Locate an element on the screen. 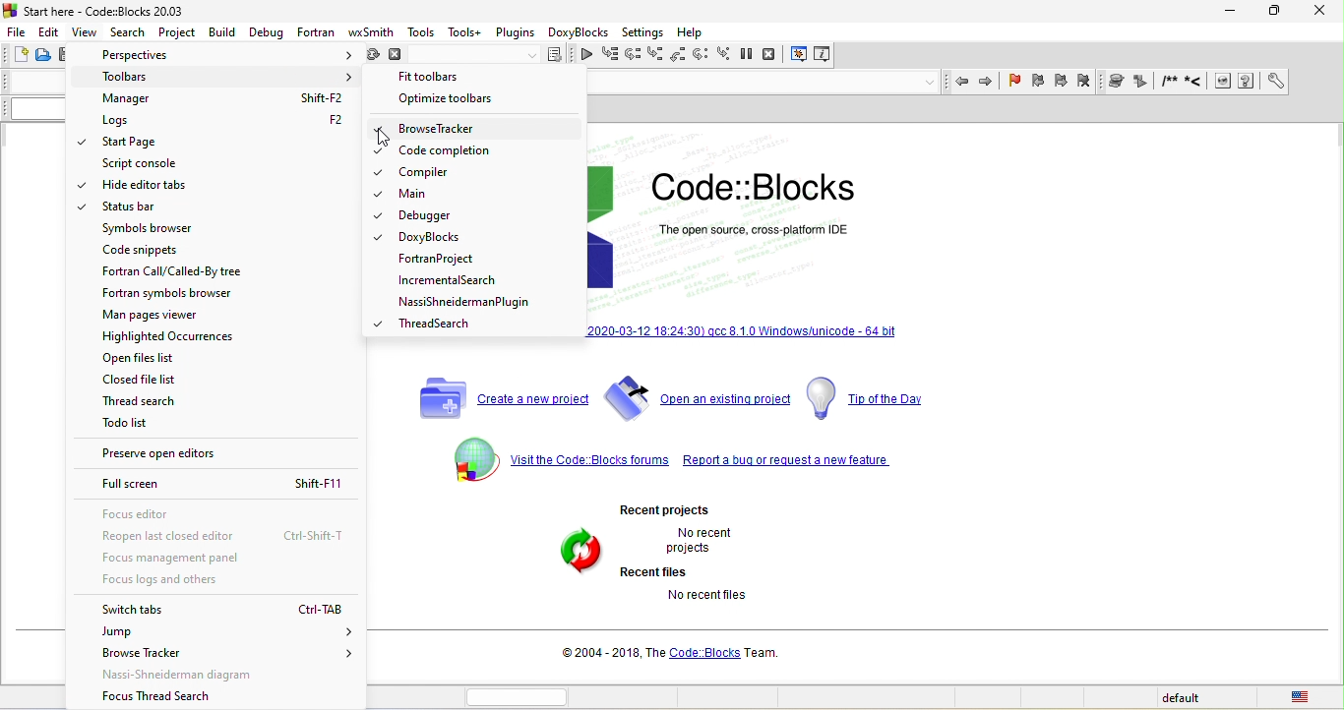 The width and height of the screenshot is (1344, 710). incremental search is located at coordinates (450, 284).